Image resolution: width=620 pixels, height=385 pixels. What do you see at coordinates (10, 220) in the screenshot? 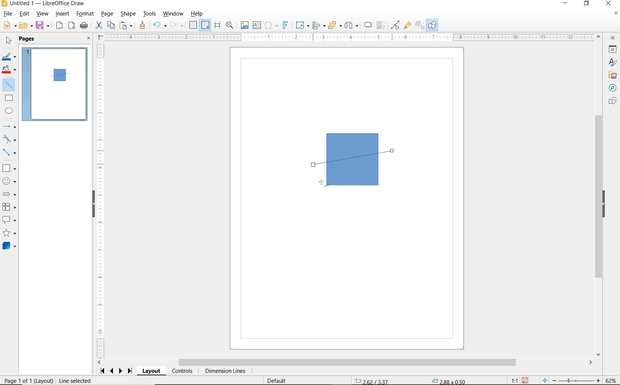
I see `CALLOUT SHAPES` at bounding box center [10, 220].